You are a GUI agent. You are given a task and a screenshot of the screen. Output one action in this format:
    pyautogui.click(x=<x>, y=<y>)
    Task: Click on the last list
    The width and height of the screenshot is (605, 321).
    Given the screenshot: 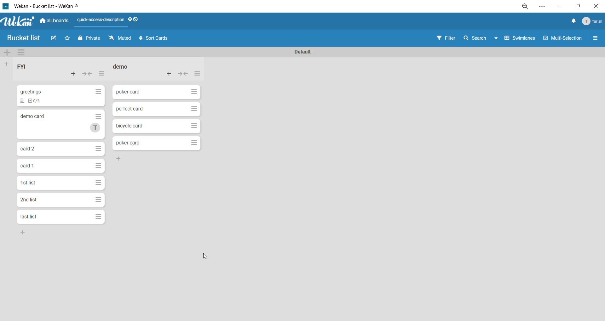 What is the action you would take?
    pyautogui.click(x=28, y=217)
    